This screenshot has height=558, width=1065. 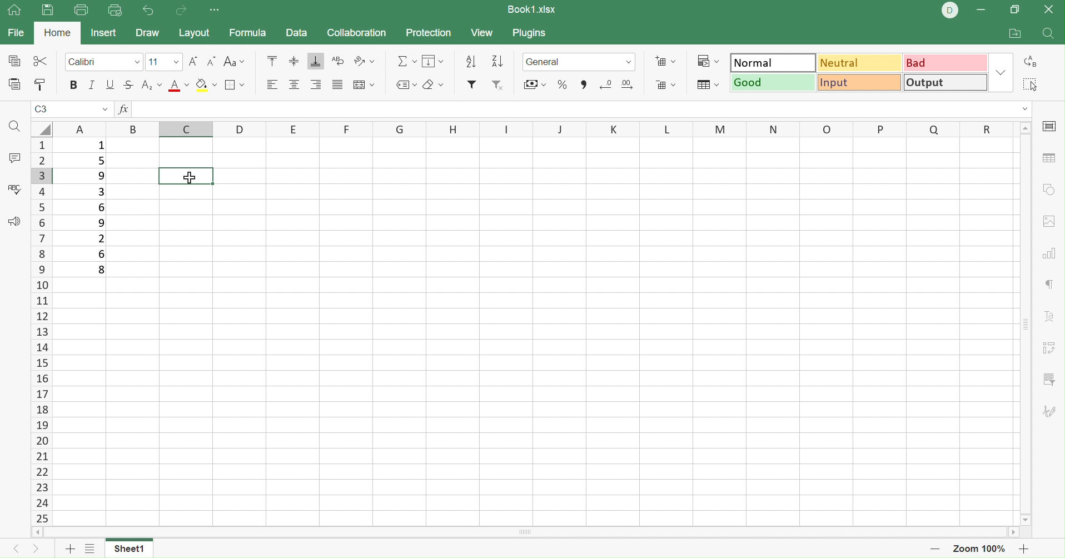 I want to click on Add sheets, so click(x=91, y=549).